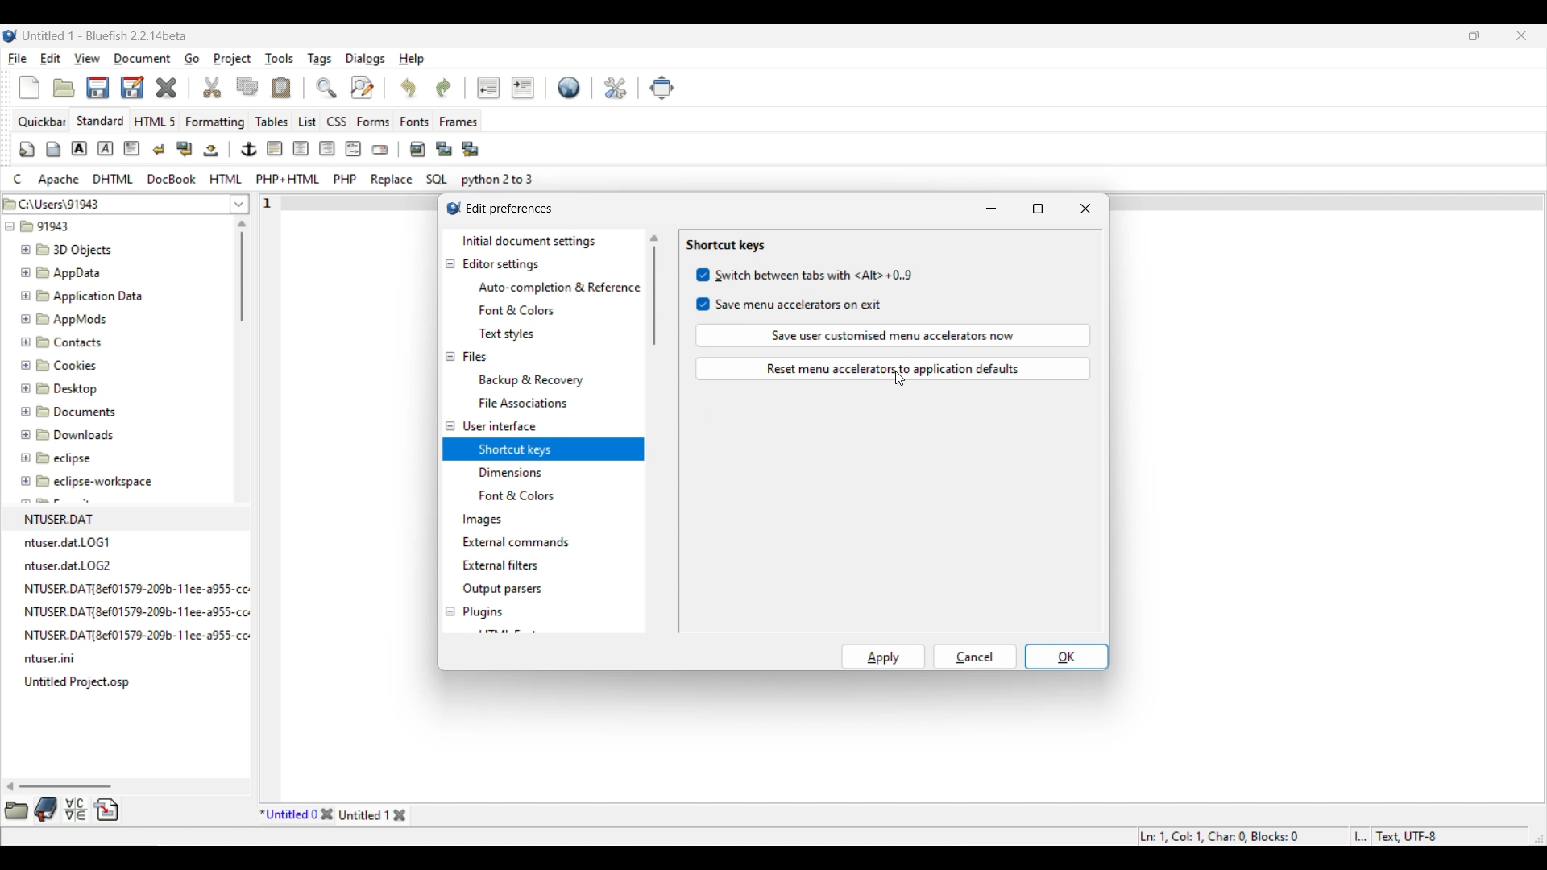 This screenshot has height=870, width=1547. What do you see at coordinates (344, 87) in the screenshot?
I see `Search and replace` at bounding box center [344, 87].